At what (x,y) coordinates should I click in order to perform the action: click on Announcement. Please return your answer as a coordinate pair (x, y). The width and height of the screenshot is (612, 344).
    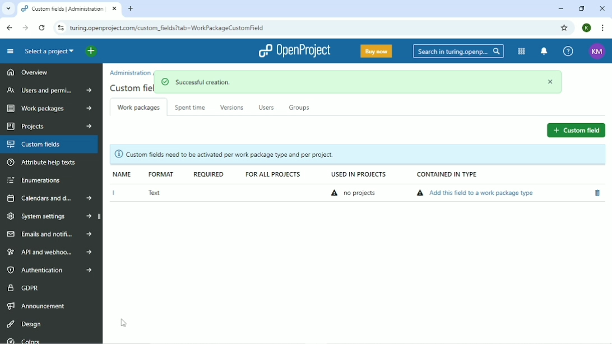
    Looking at the image, I should click on (37, 305).